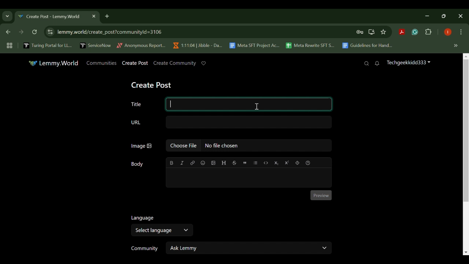 Image resolution: width=469 pixels, height=264 pixels. Describe the element at coordinates (445, 16) in the screenshot. I see `Minimize Window` at that location.